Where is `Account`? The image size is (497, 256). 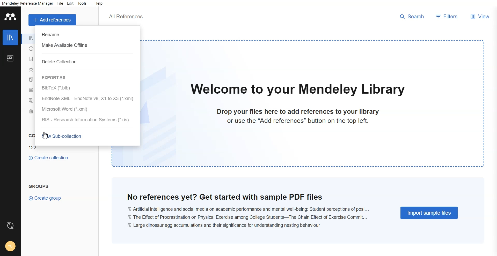
Account is located at coordinates (10, 245).